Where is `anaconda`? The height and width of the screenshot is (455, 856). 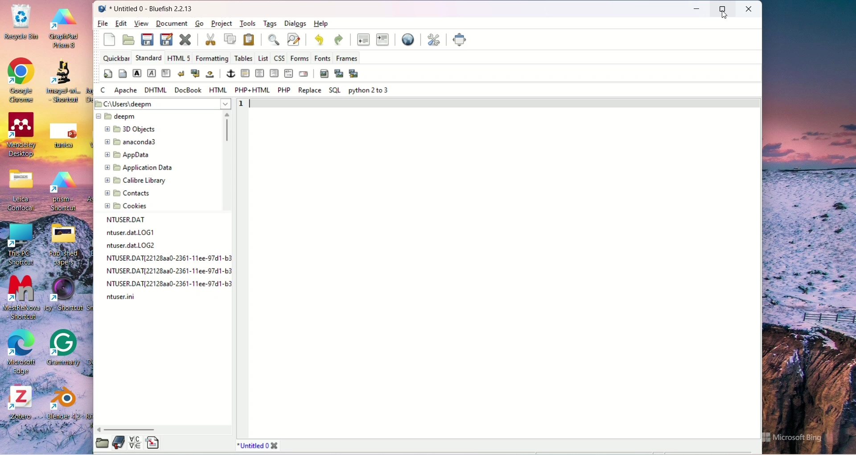 anaconda is located at coordinates (132, 142).